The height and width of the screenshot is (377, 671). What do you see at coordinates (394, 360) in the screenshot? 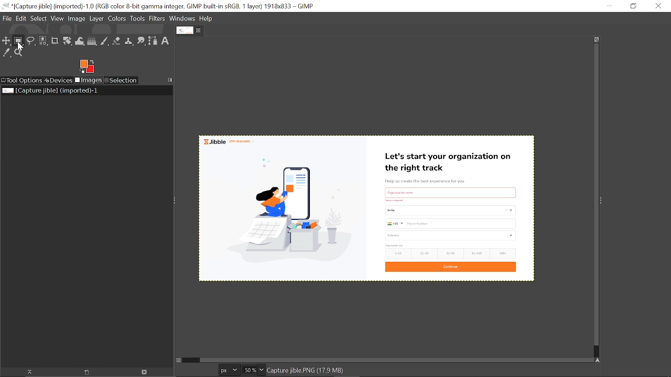
I see `Horizontal scrollbar` at bounding box center [394, 360].